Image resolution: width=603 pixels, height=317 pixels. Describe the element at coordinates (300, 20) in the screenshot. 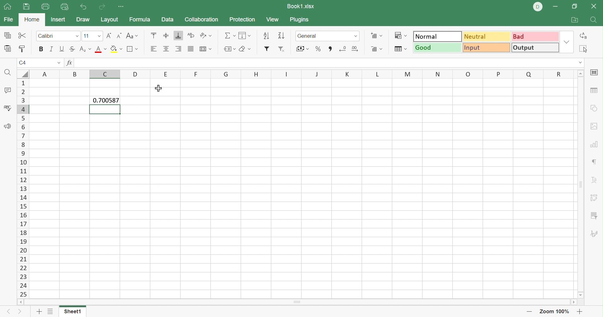

I see `Plugins` at that location.